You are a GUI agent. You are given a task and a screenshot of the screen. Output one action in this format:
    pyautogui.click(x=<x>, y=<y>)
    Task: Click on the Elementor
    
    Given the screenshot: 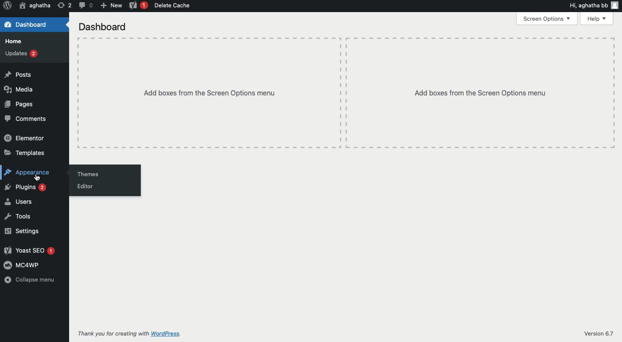 What is the action you would take?
    pyautogui.click(x=23, y=137)
    